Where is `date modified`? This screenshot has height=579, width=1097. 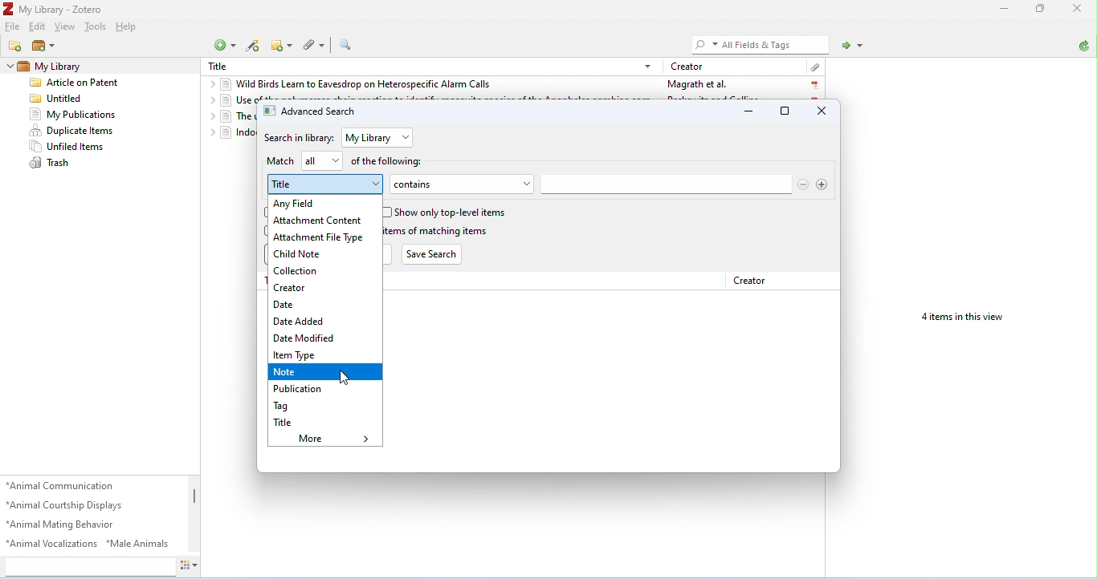
date modified is located at coordinates (305, 338).